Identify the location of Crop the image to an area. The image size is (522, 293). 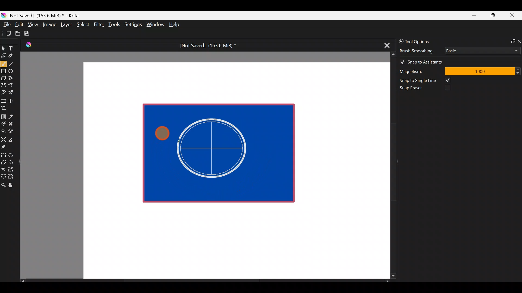
(5, 108).